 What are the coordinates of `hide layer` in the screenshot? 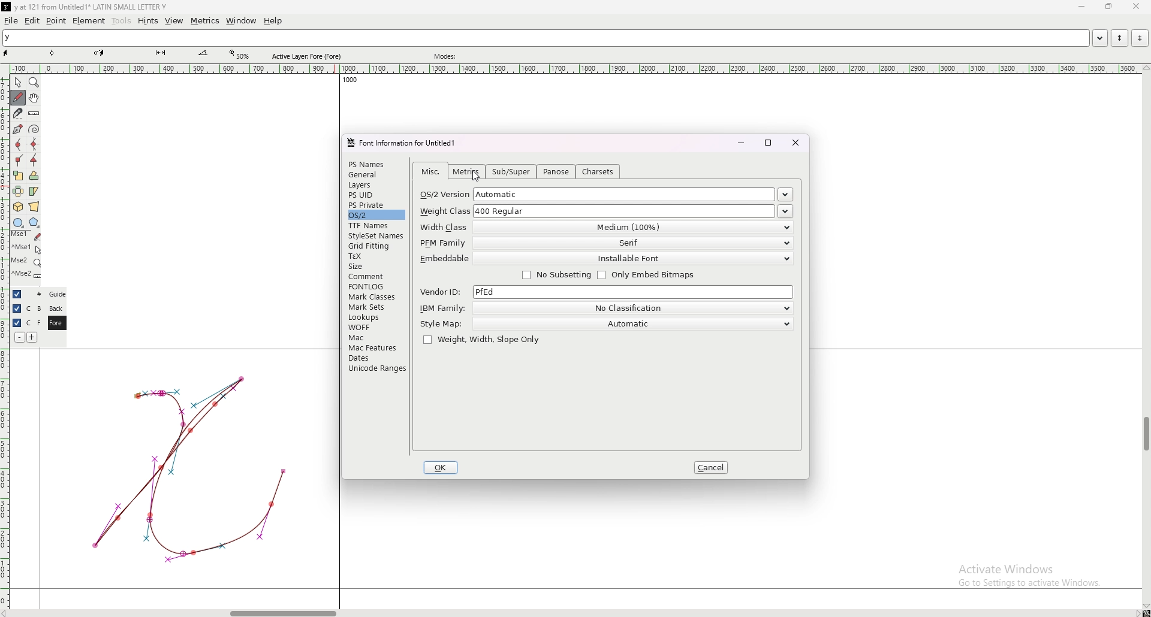 It's located at (17, 308).